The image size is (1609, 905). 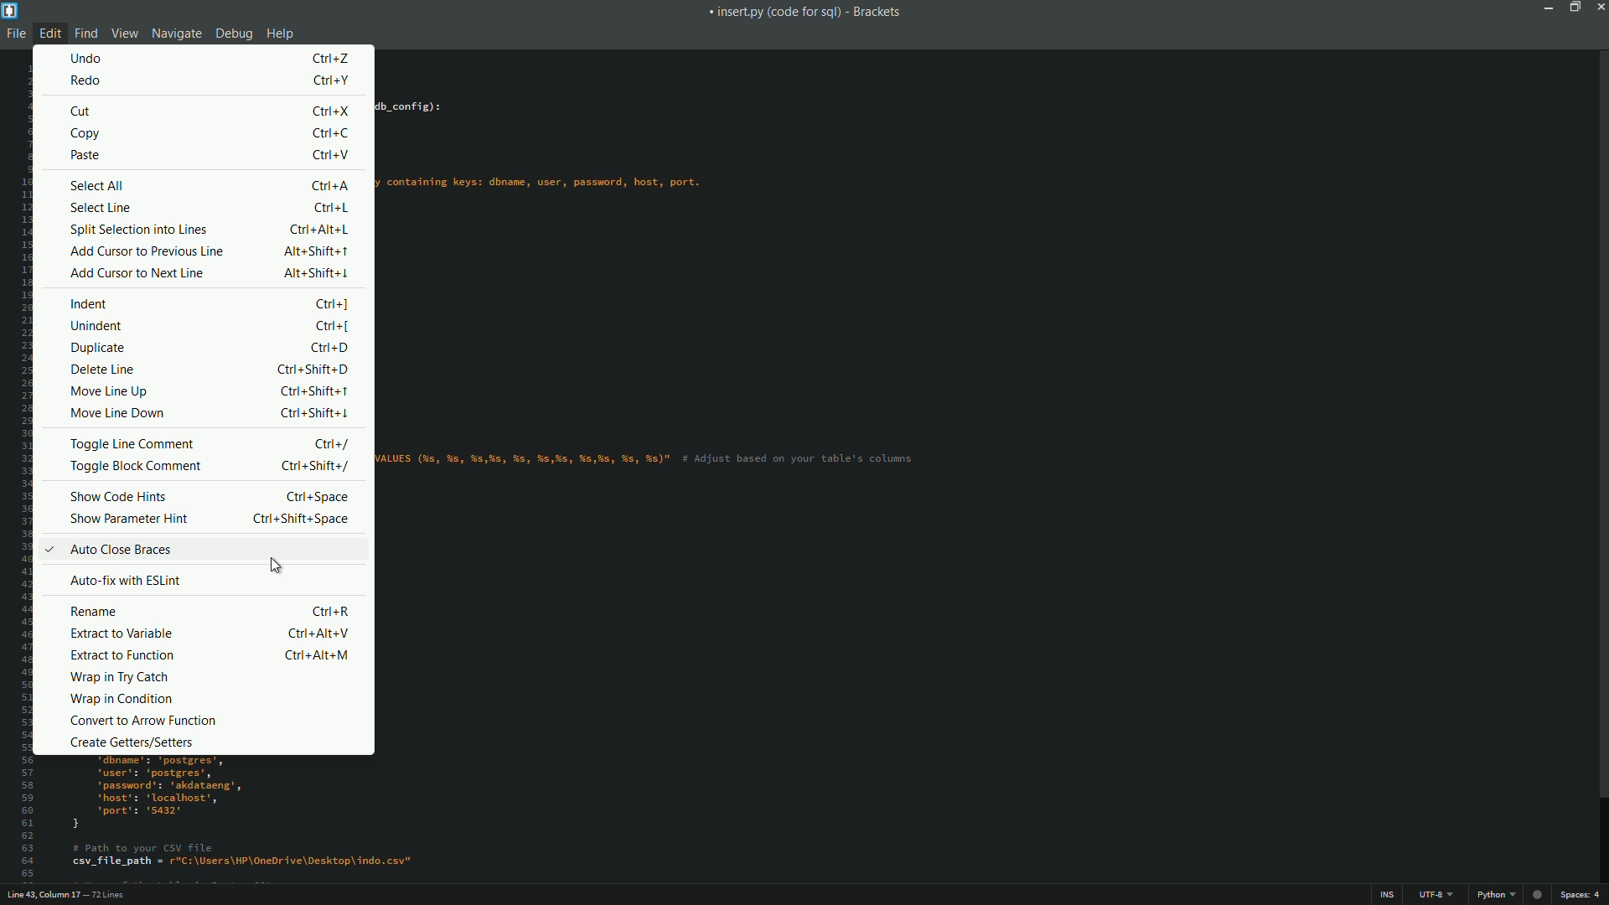 I want to click on auto fix with eslint, so click(x=123, y=579).